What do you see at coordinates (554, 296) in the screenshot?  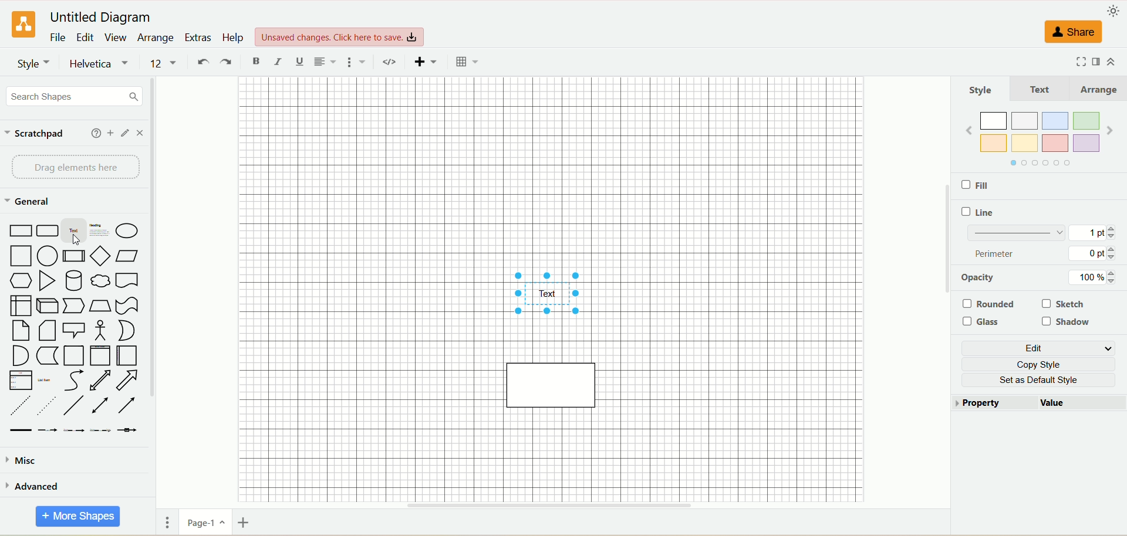 I see `text tool` at bounding box center [554, 296].